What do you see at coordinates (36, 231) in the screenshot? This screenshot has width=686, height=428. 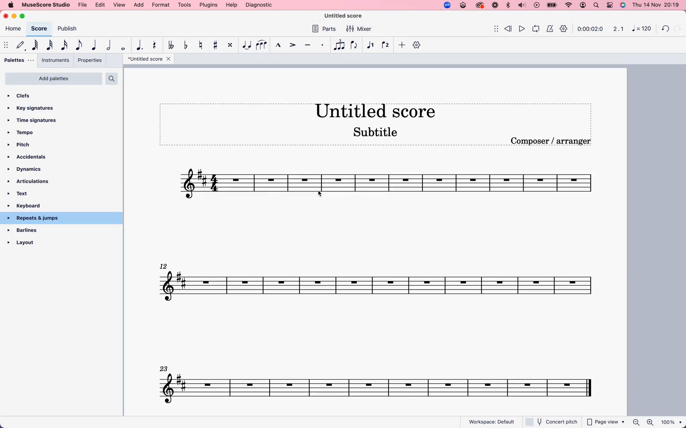 I see `barlines` at bounding box center [36, 231].